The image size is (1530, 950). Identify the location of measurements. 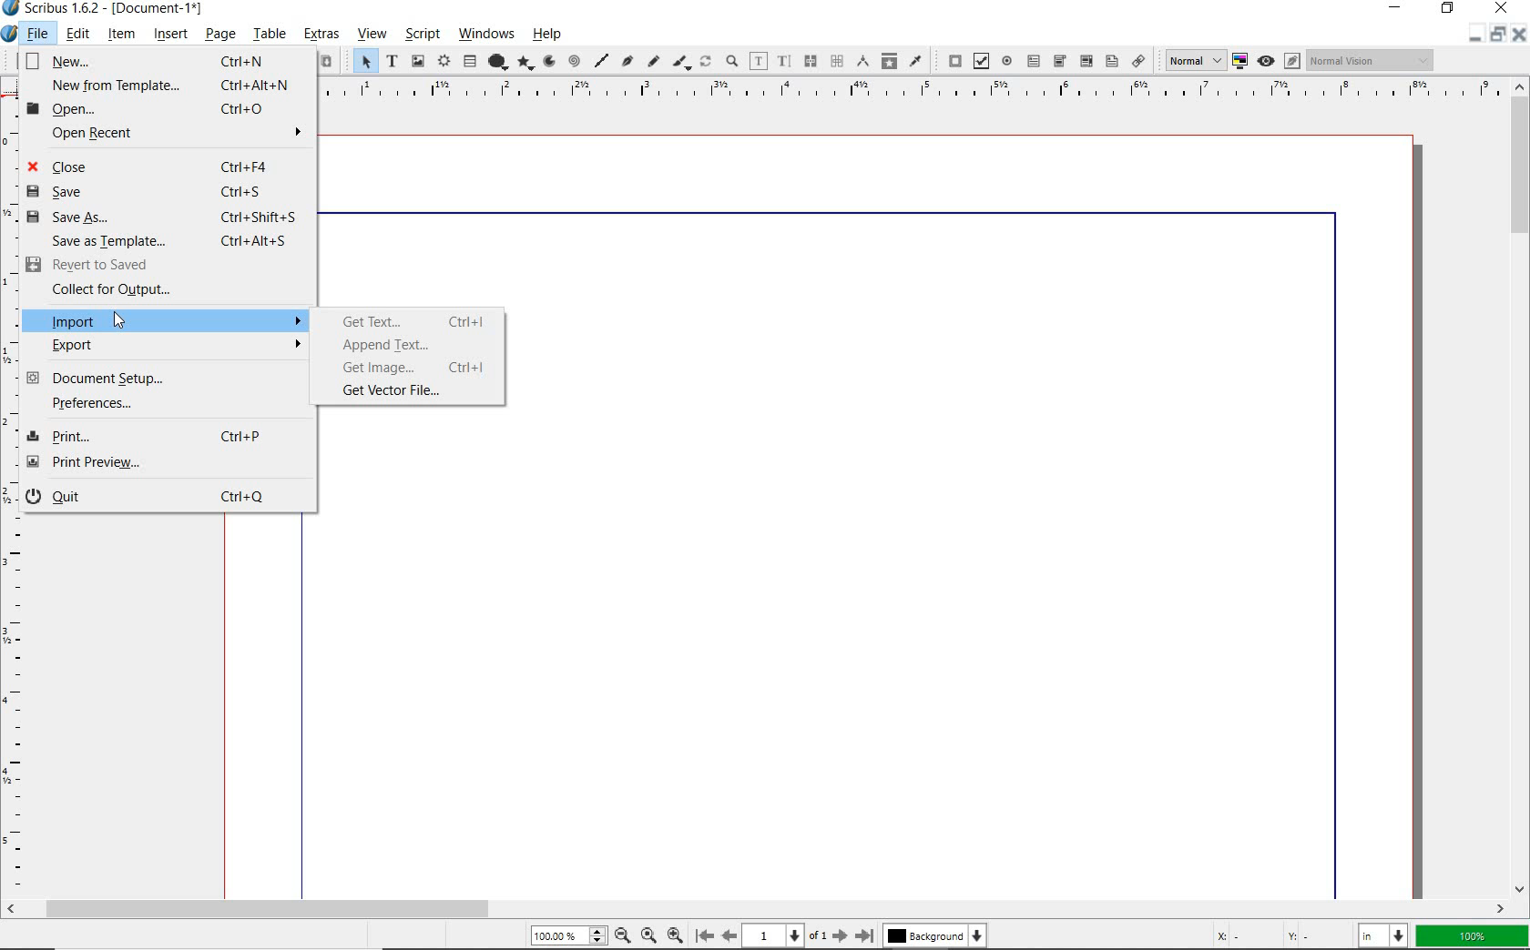
(864, 61).